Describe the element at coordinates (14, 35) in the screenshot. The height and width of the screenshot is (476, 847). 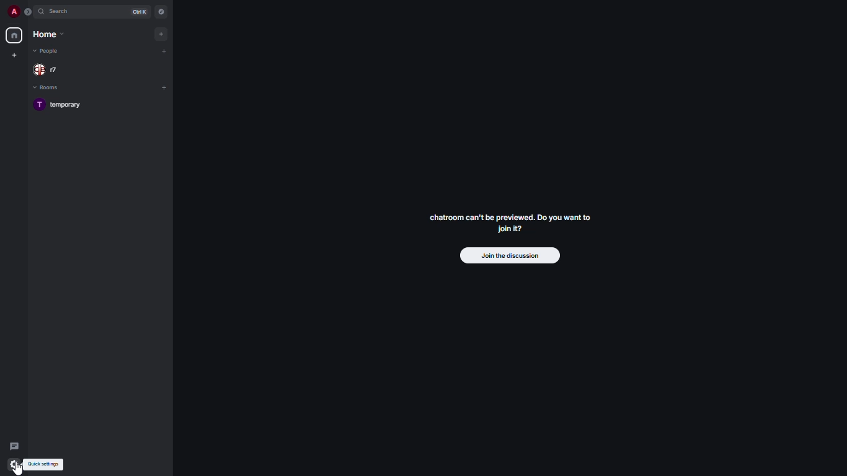
I see `home` at that location.